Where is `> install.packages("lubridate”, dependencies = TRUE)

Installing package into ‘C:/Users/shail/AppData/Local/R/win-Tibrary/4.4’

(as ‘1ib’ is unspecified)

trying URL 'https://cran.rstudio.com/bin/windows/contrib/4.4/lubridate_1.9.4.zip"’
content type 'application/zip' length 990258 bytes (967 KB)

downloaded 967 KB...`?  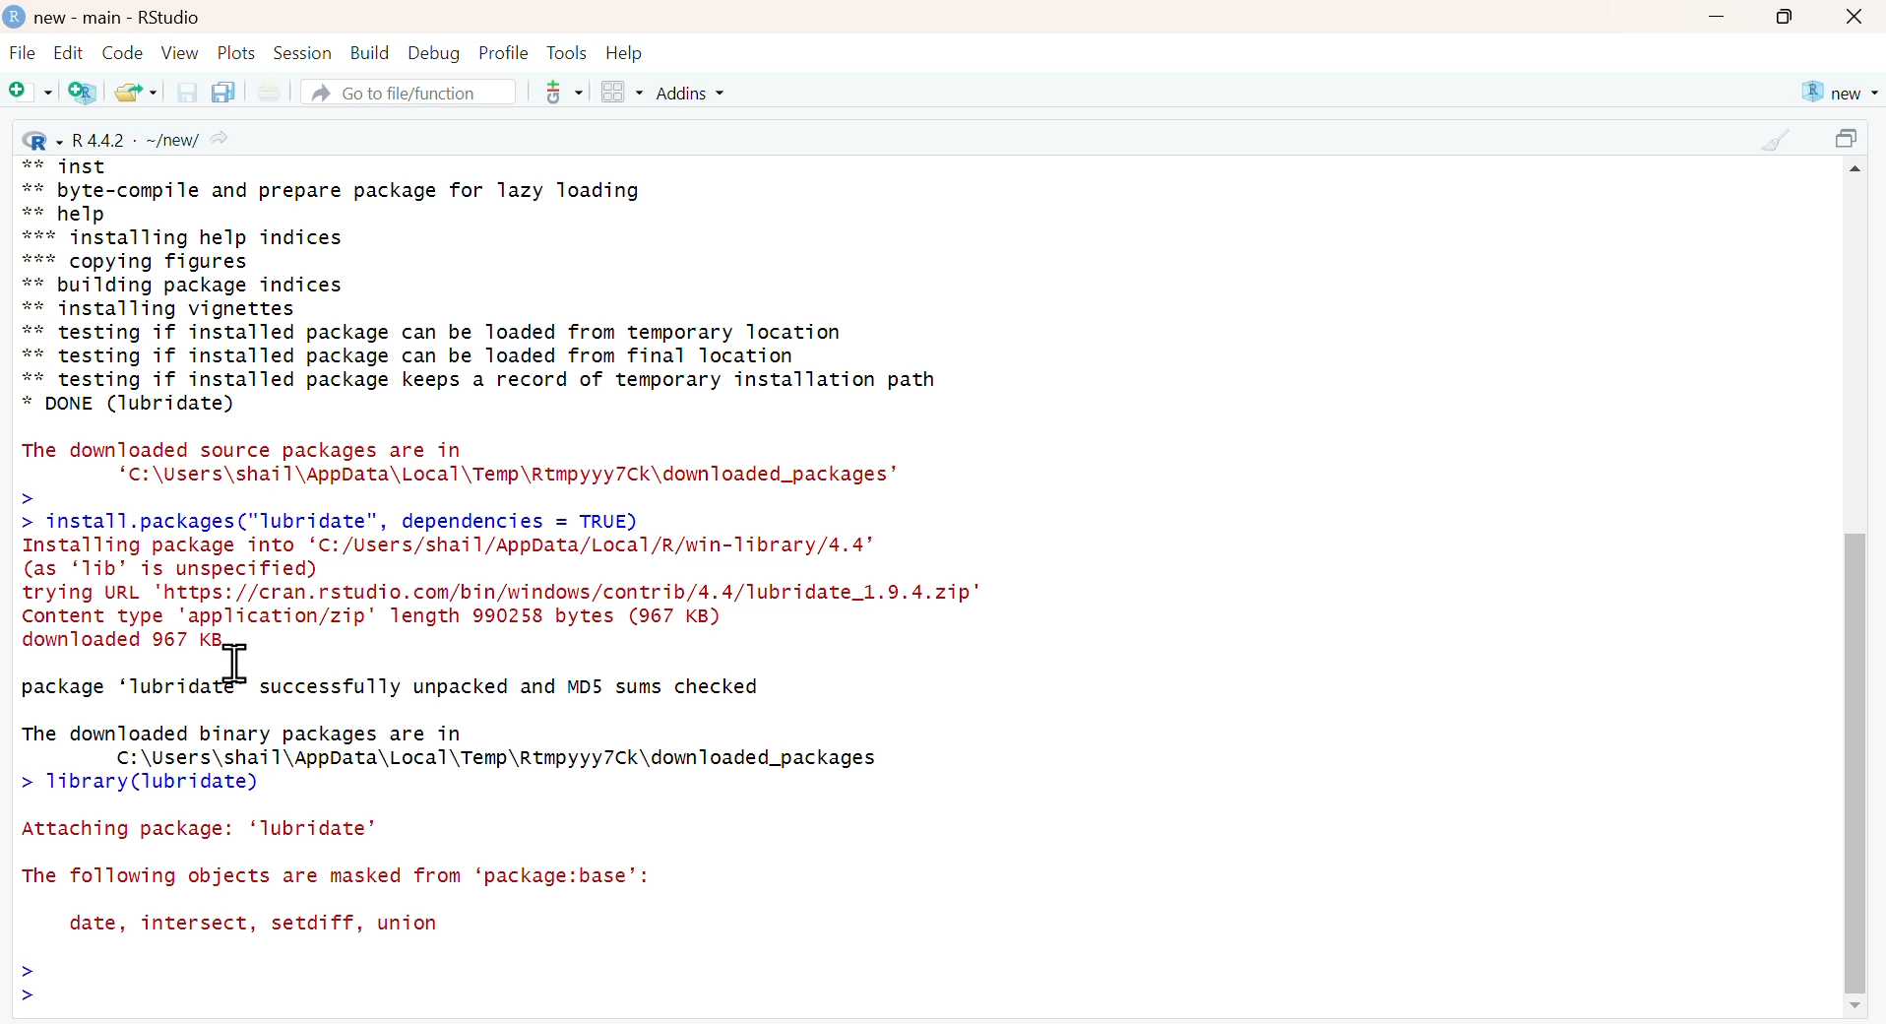 > install.packages("lubridate”, dependencies = TRUE)

Installing package into ‘C:/Users/shail/AppData/Local/R/win-Tibrary/4.4’

(as ‘1ib’ is unspecified)

trying URL 'https://cran.rstudio.com/bin/windows/contrib/4.4/lubridate_1.9.4.zip"’
content type 'application/zip' length 990258 bytes (967 KB)

downloaded 967 KB... is located at coordinates (504, 579).